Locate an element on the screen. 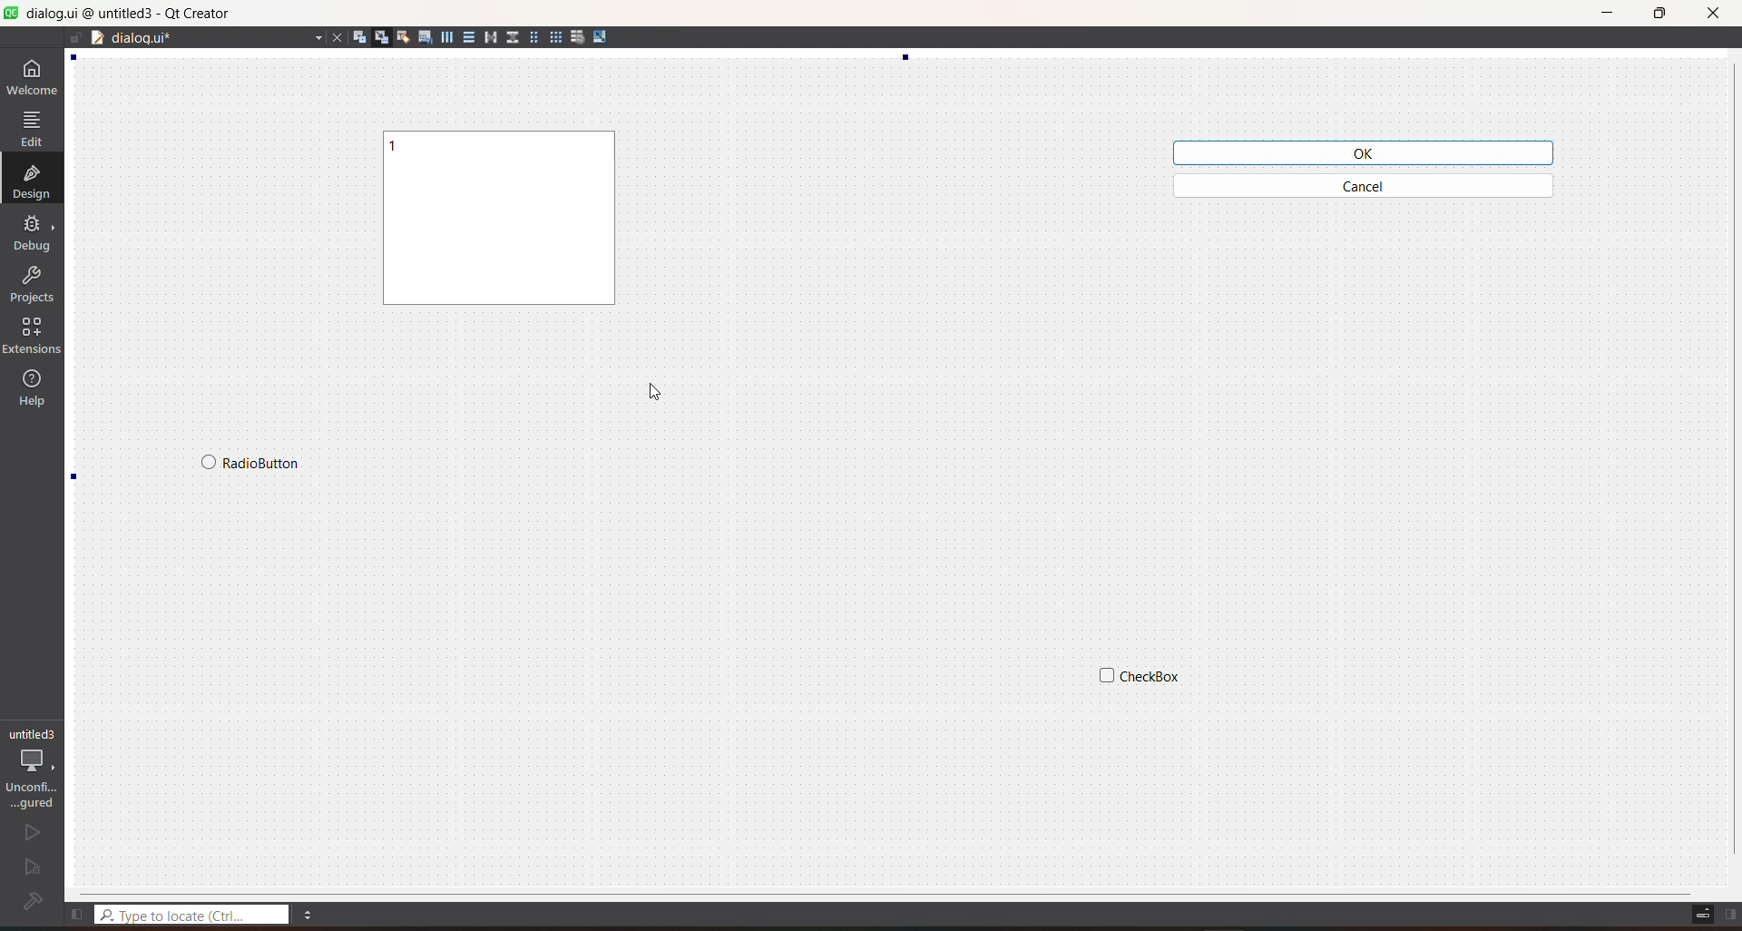 The image size is (1742, 931). run and debug file is located at coordinates (29, 866).